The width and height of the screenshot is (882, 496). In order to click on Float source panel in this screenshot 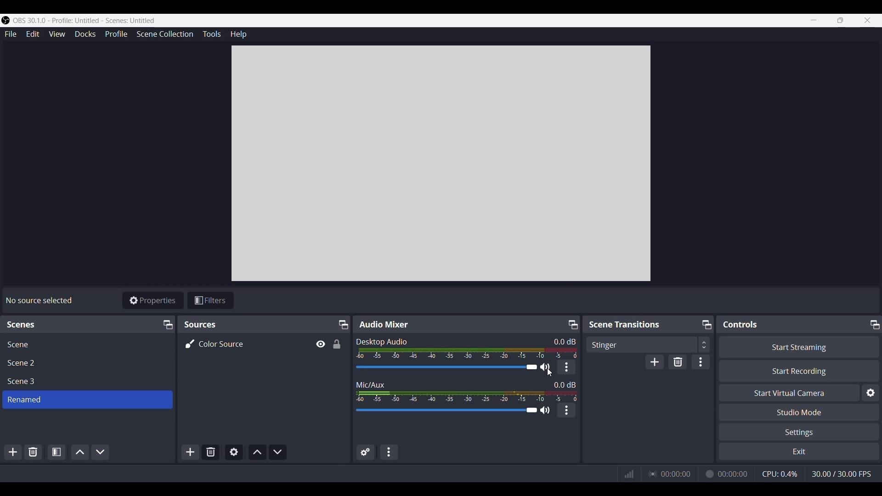, I will do `click(167, 325)`.